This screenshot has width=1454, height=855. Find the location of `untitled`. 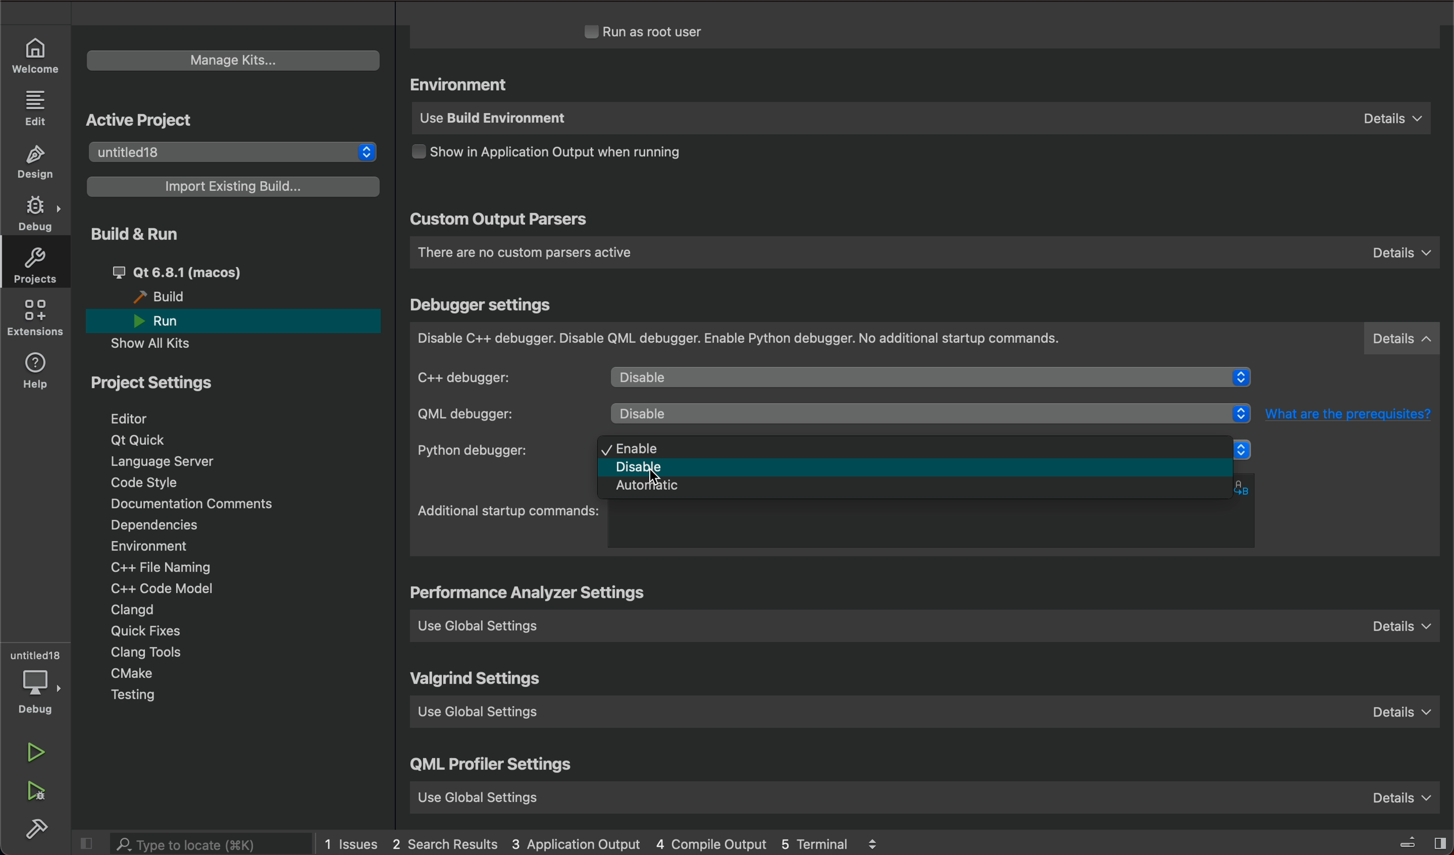

untitled is located at coordinates (229, 150).